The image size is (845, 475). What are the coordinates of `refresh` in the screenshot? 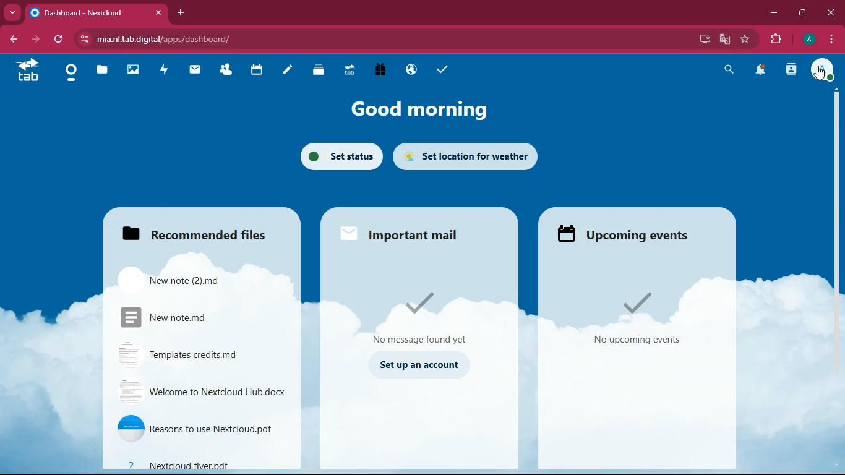 It's located at (56, 40).